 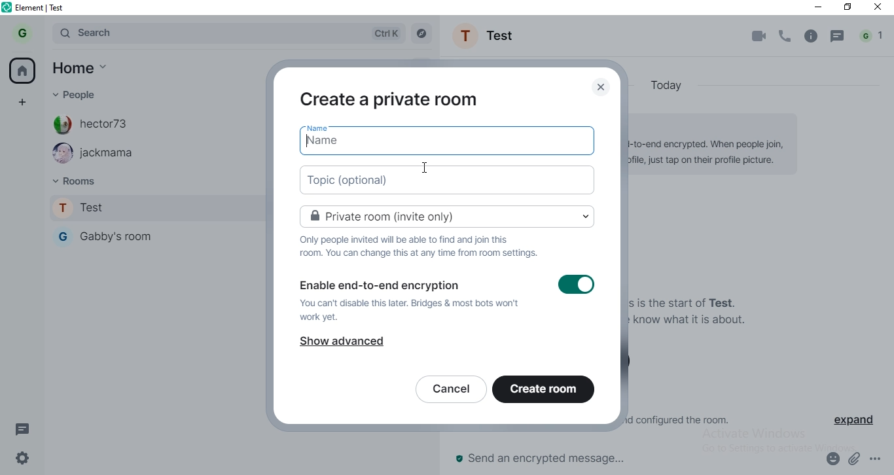 What do you see at coordinates (548, 389) in the screenshot?
I see `create room` at bounding box center [548, 389].